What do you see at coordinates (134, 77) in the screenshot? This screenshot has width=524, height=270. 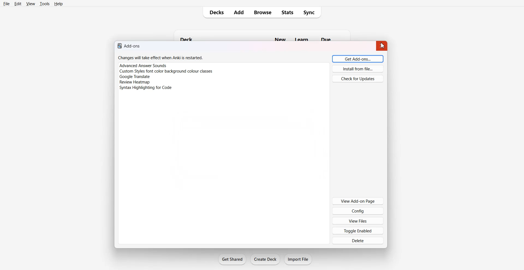 I see `google translate` at bounding box center [134, 77].